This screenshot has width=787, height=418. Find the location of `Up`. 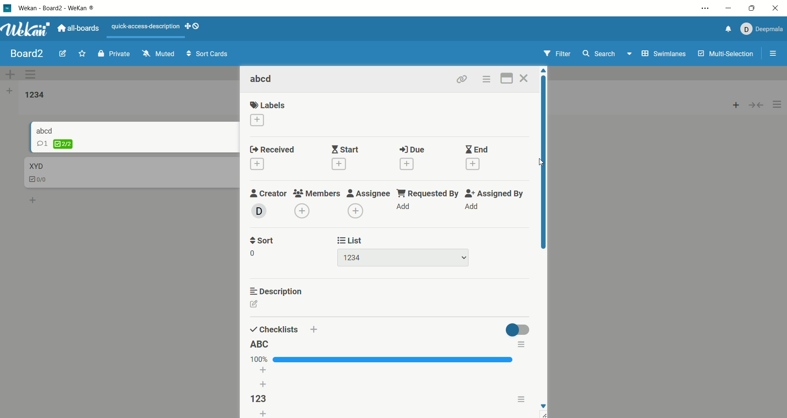

Up is located at coordinates (546, 71).